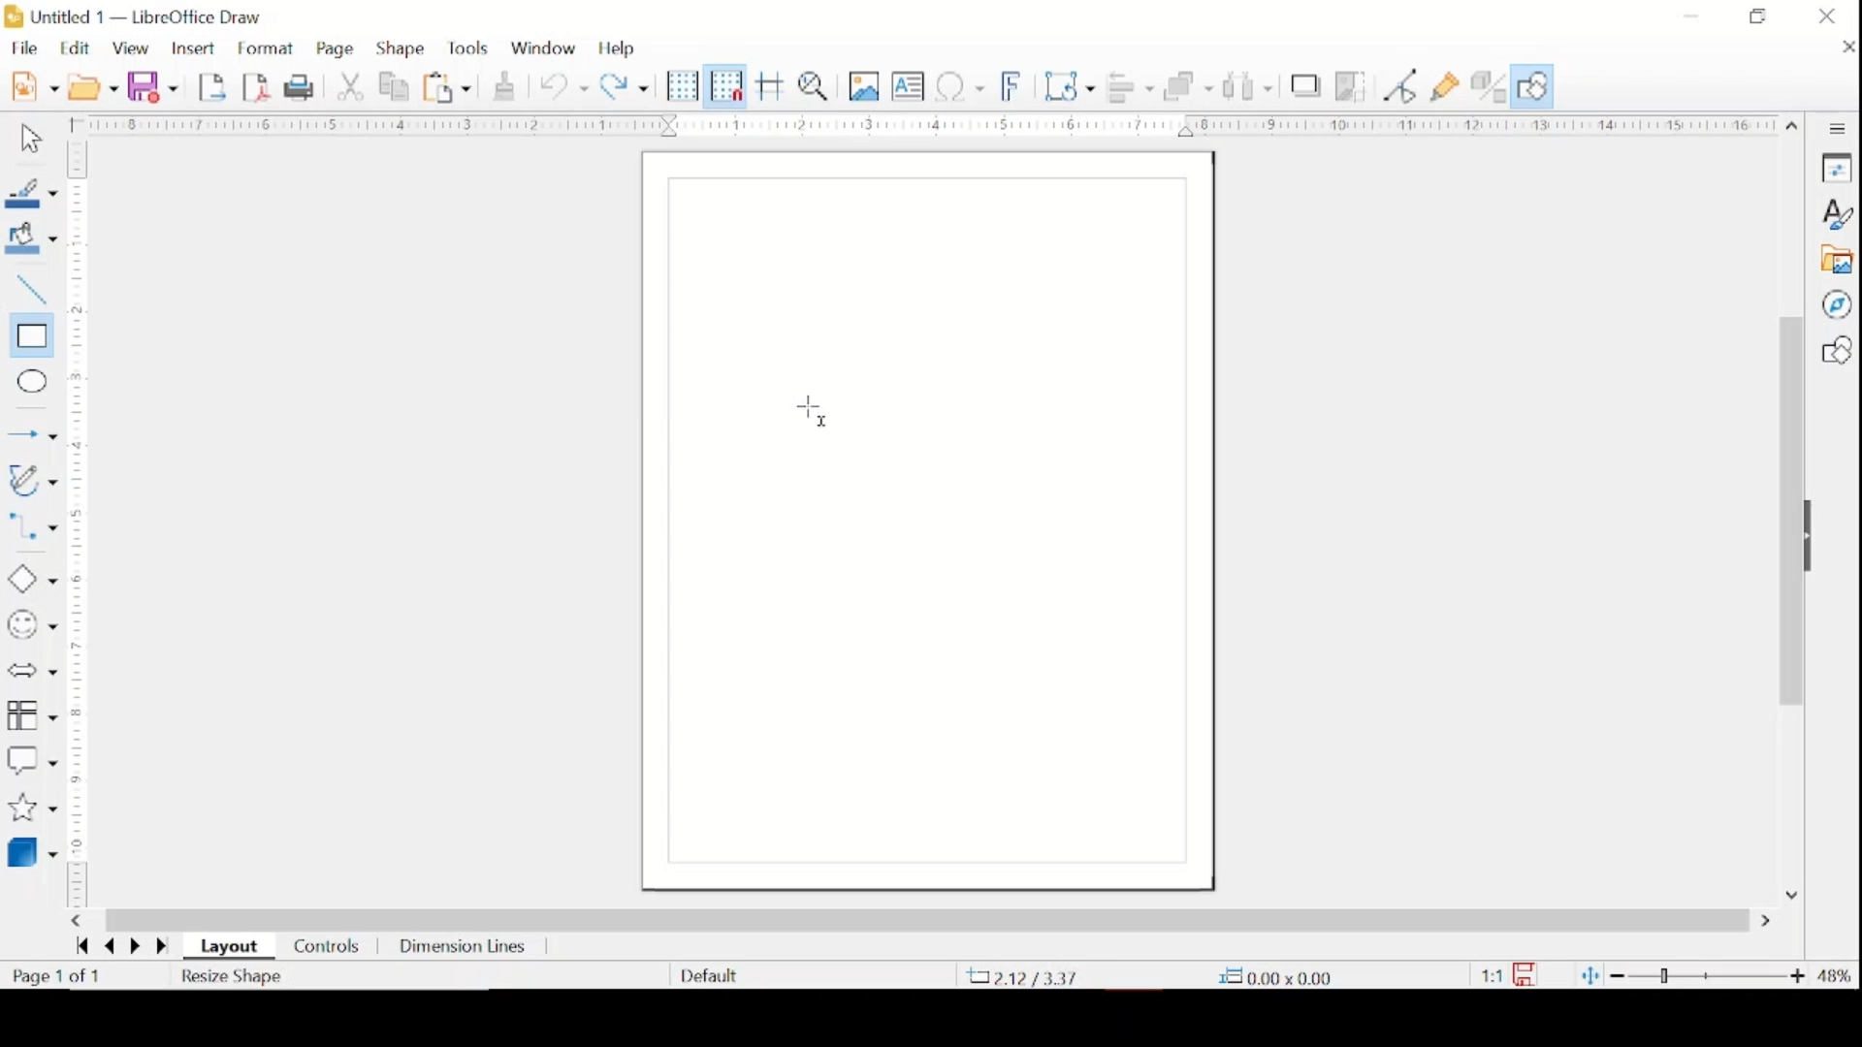 The width and height of the screenshot is (1862, 1047). What do you see at coordinates (24, 48) in the screenshot?
I see `file` at bounding box center [24, 48].